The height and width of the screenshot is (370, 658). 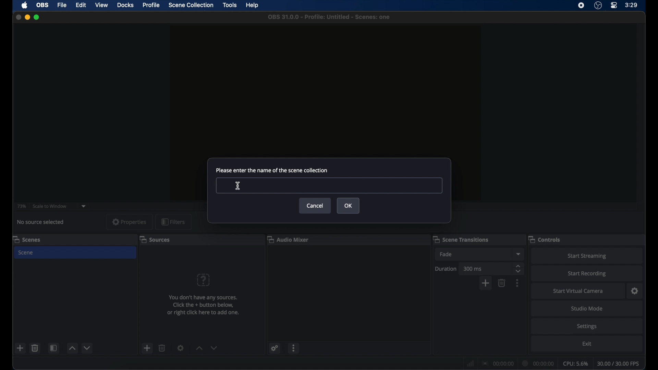 What do you see at coordinates (84, 206) in the screenshot?
I see `dropdown` at bounding box center [84, 206].